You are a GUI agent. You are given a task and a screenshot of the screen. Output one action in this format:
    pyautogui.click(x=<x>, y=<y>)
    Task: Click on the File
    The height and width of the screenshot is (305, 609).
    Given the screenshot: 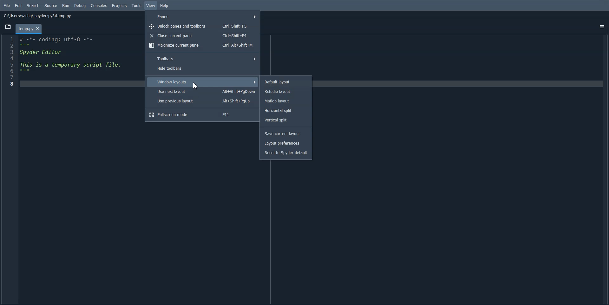 What is the action you would take?
    pyautogui.click(x=6, y=6)
    